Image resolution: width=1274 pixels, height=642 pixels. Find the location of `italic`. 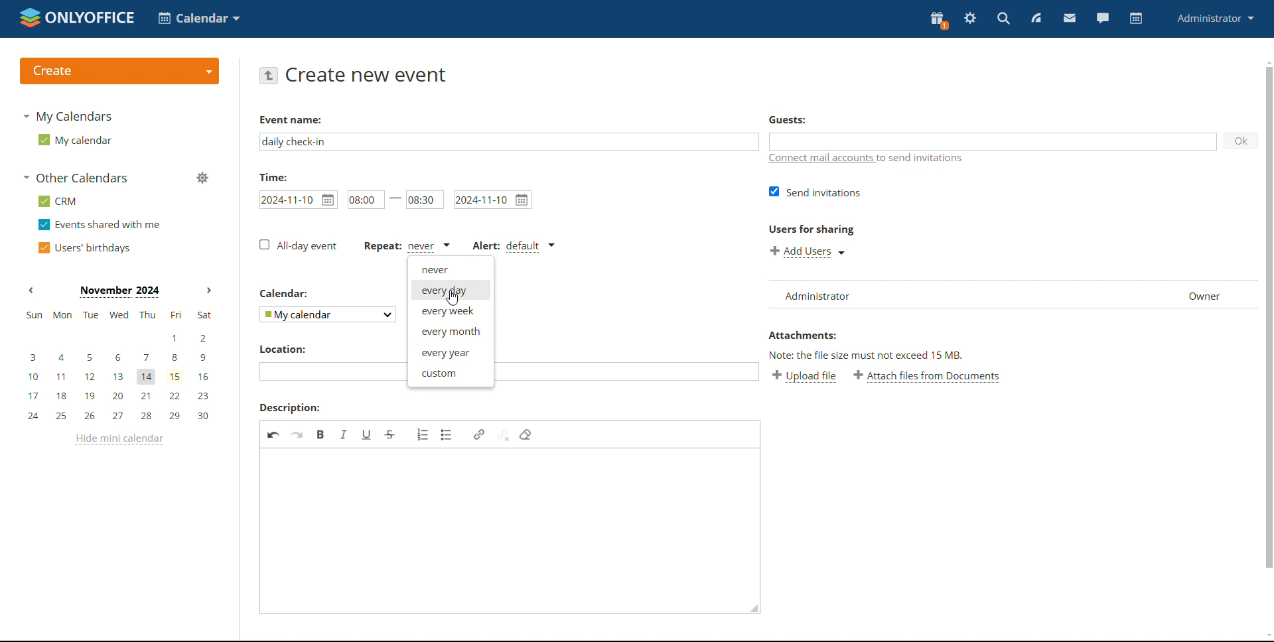

italic is located at coordinates (343, 434).